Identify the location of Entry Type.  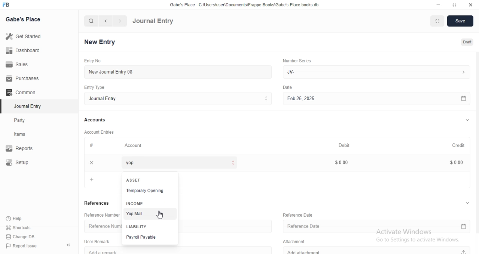
(94, 87).